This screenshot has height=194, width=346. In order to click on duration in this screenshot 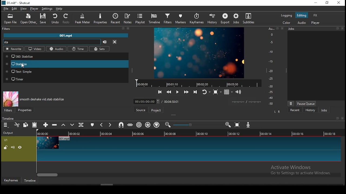, I will do `click(155, 101)`.